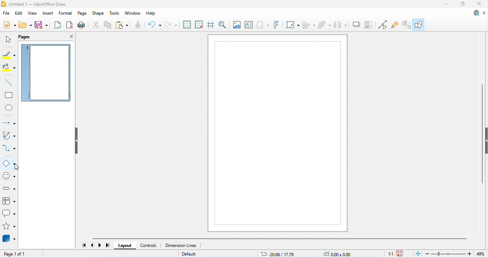 The height and width of the screenshot is (258, 488). I want to click on clone, so click(138, 24).